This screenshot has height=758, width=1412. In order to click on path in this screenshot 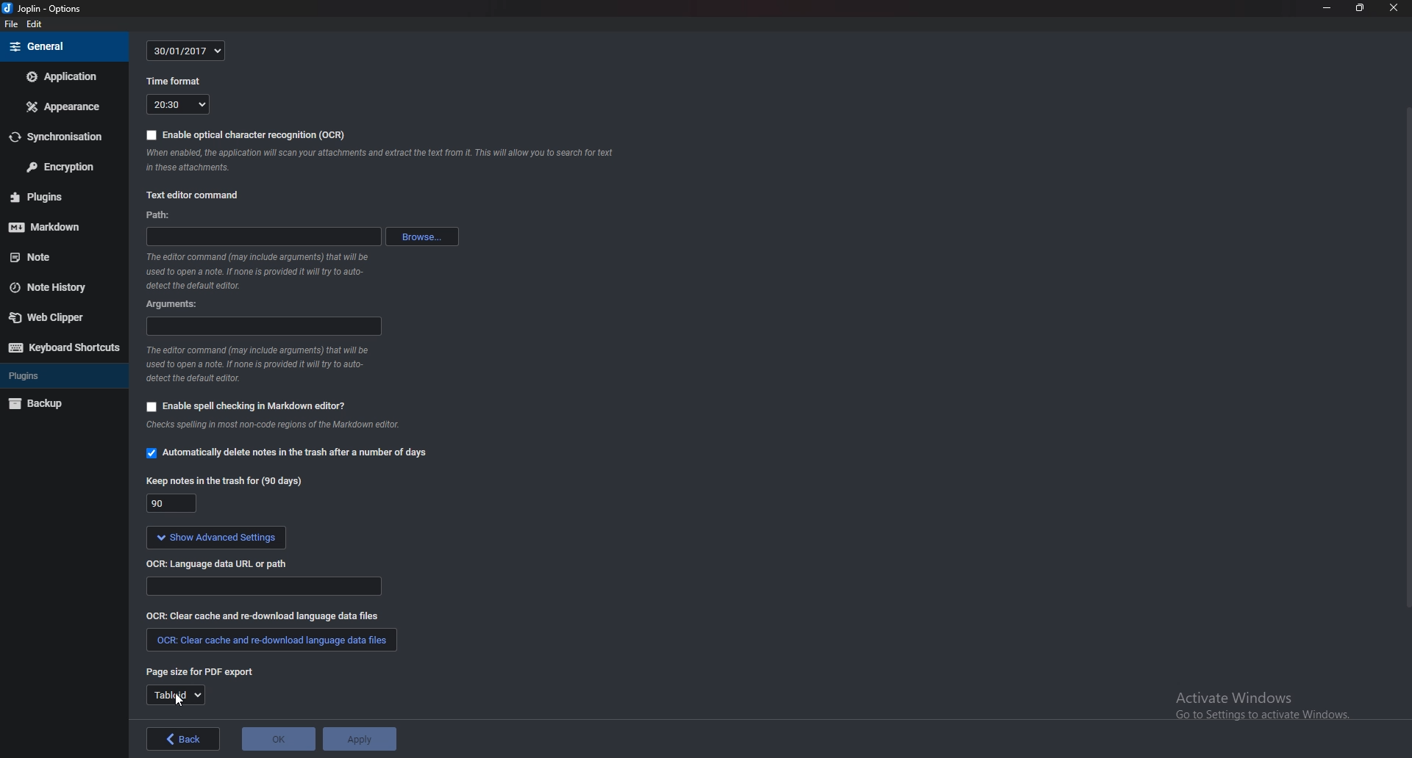, I will do `click(163, 215)`.